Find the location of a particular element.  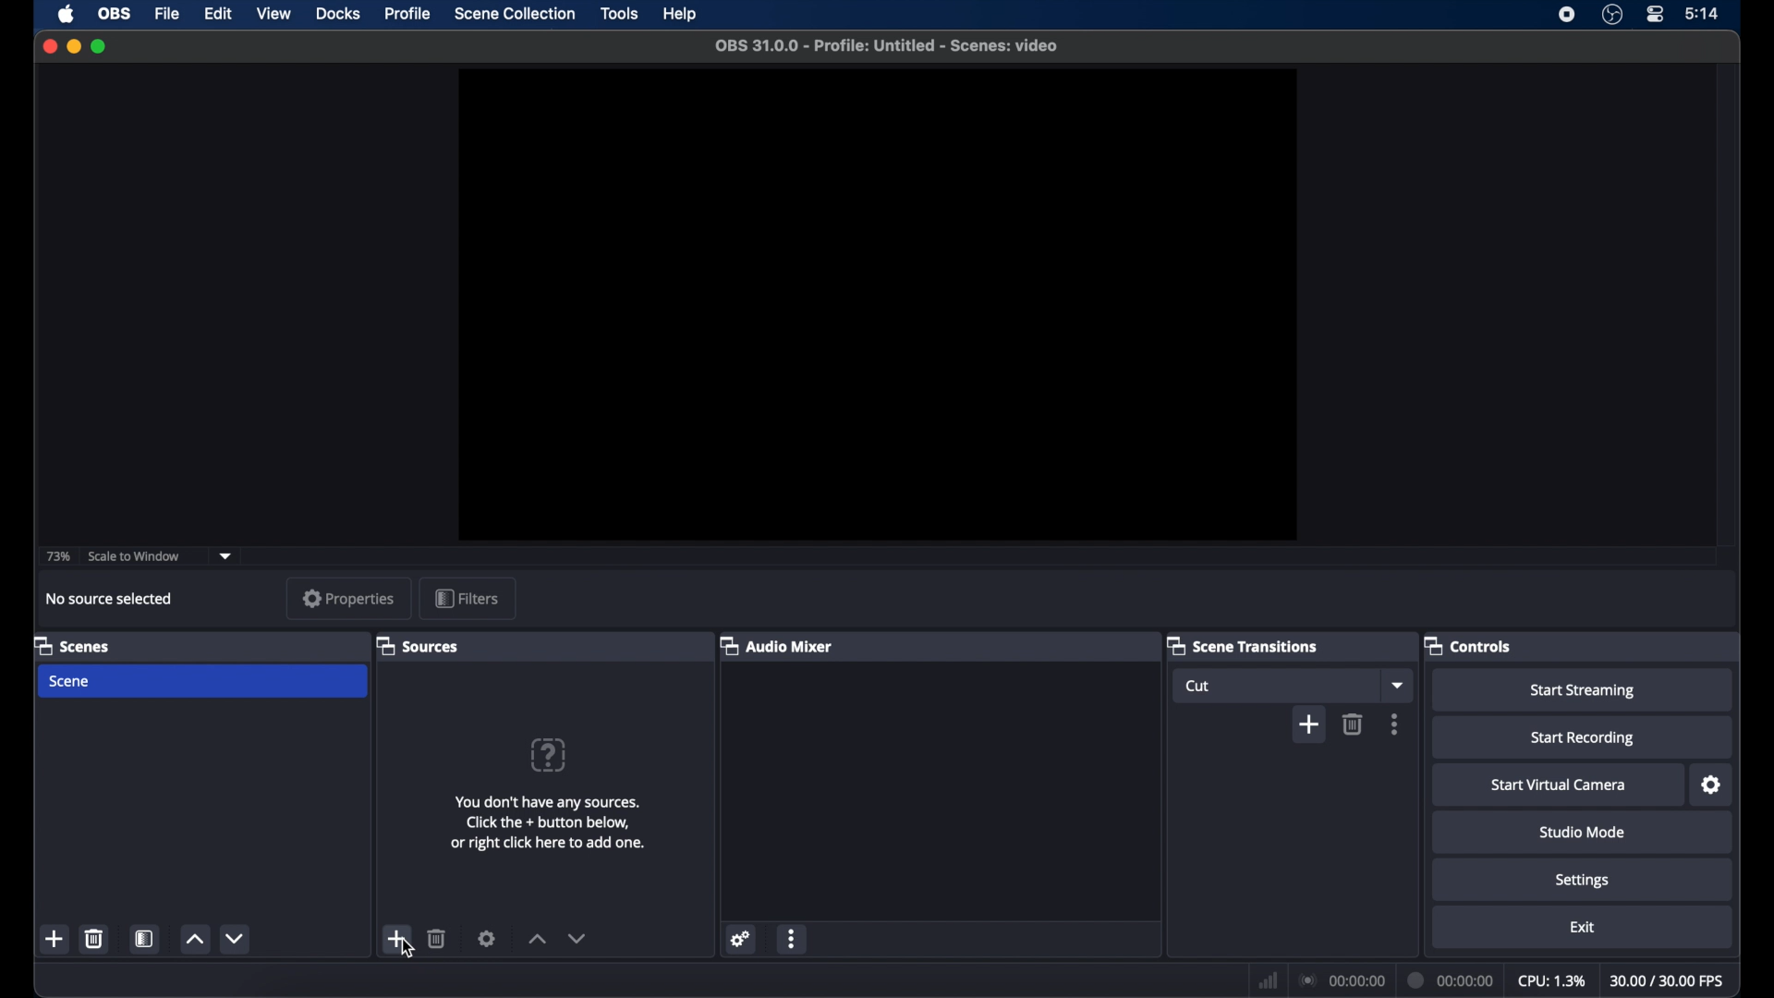

connection is located at coordinates (1342, 981).